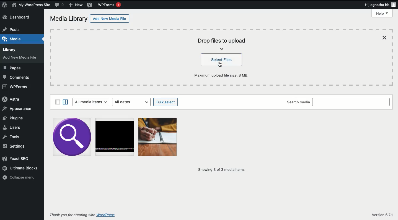  Describe the element at coordinates (382, 215) in the screenshot. I see `Version 6.7.1` at that location.